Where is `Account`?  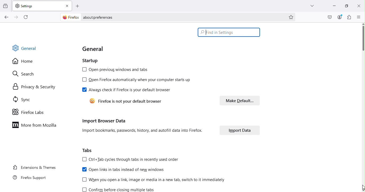 Account is located at coordinates (340, 17).